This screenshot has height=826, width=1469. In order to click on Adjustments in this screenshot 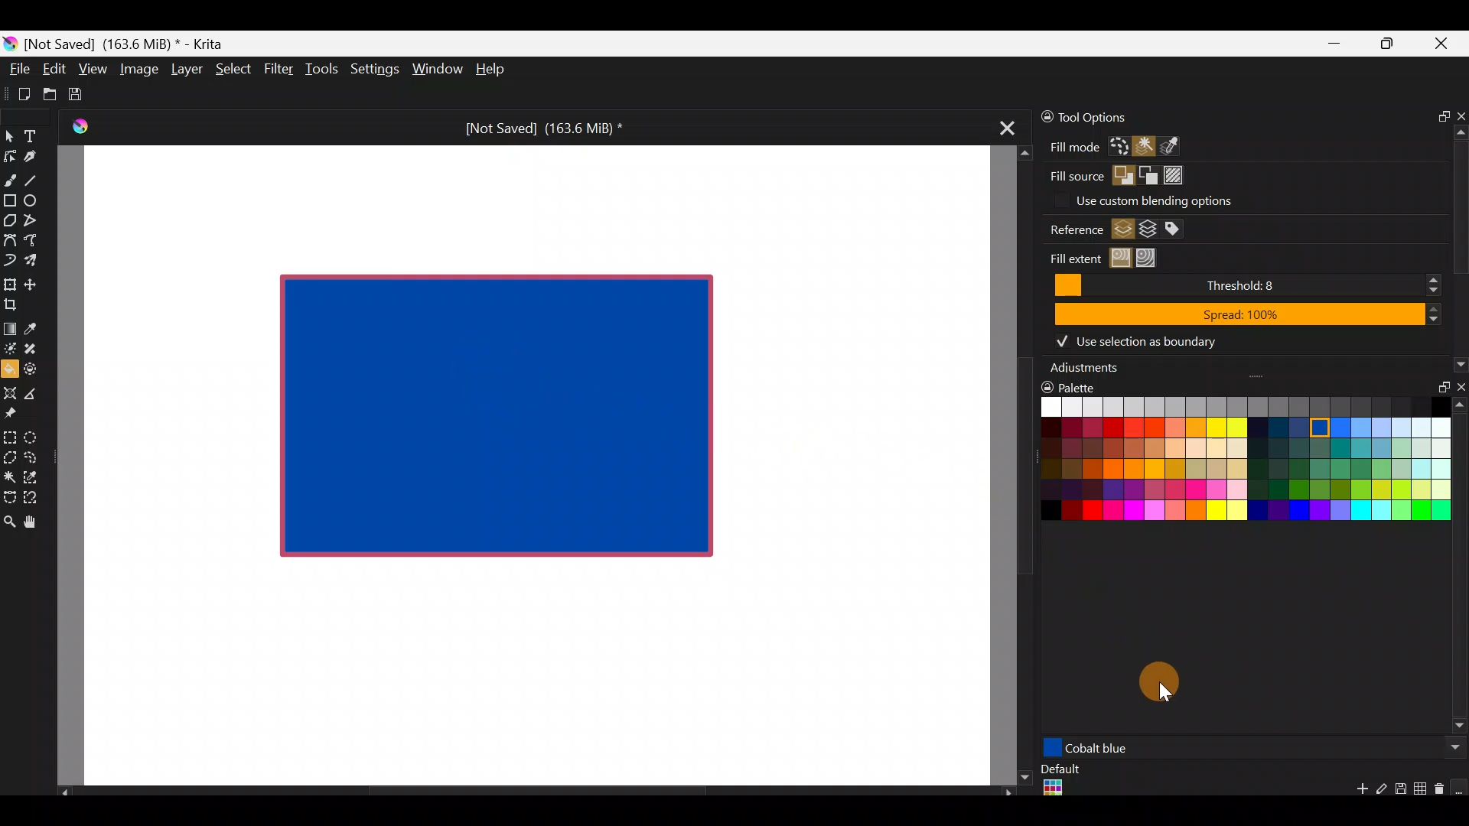, I will do `click(1087, 370)`.